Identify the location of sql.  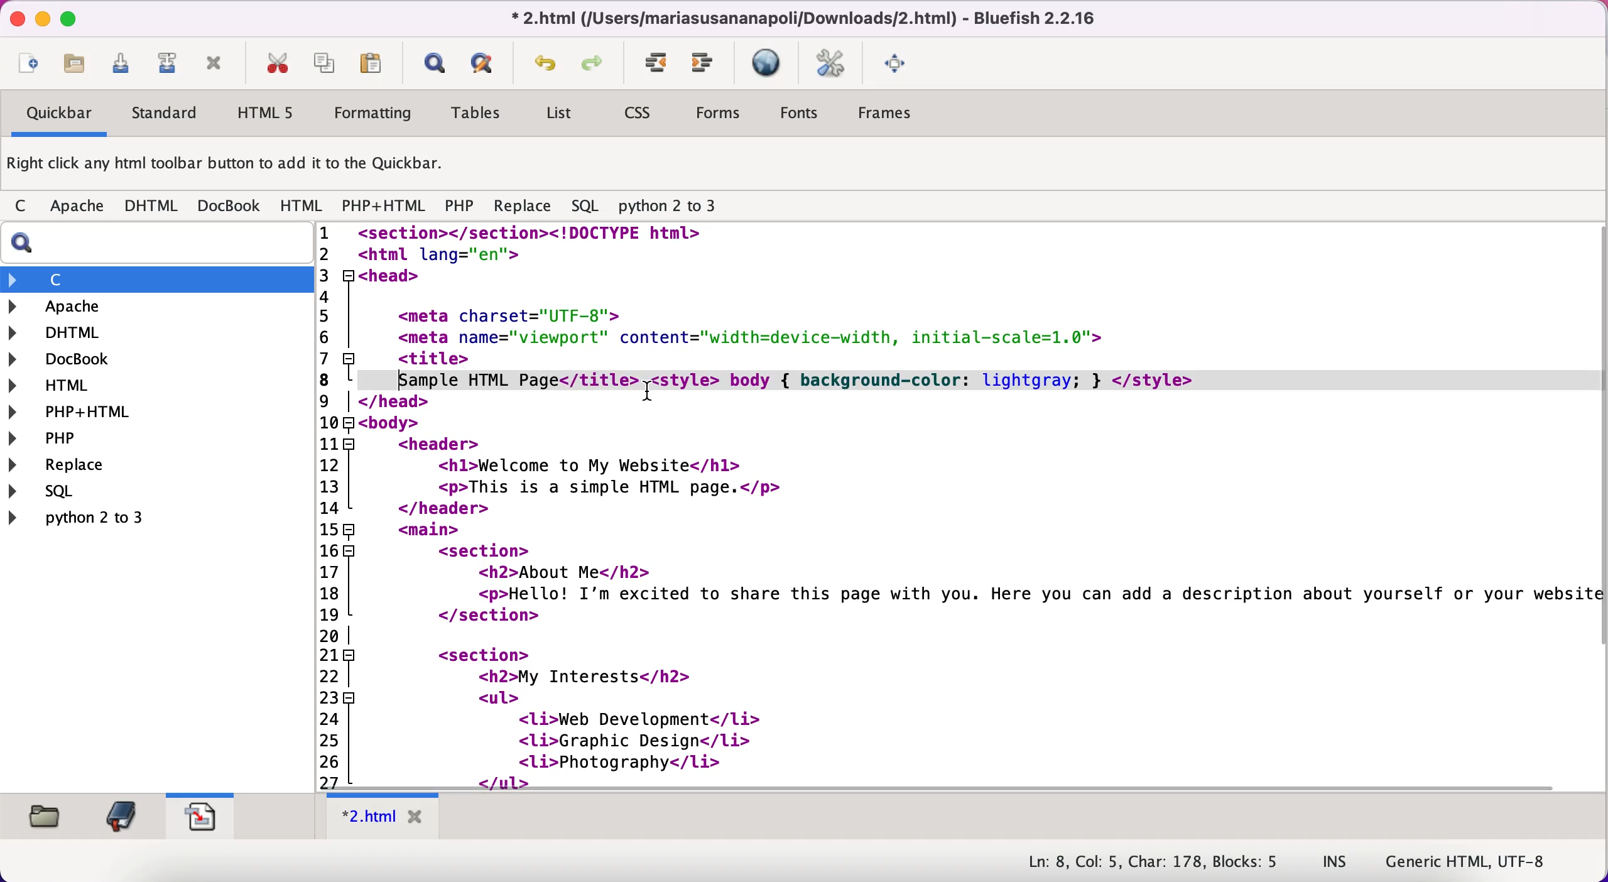
(588, 207).